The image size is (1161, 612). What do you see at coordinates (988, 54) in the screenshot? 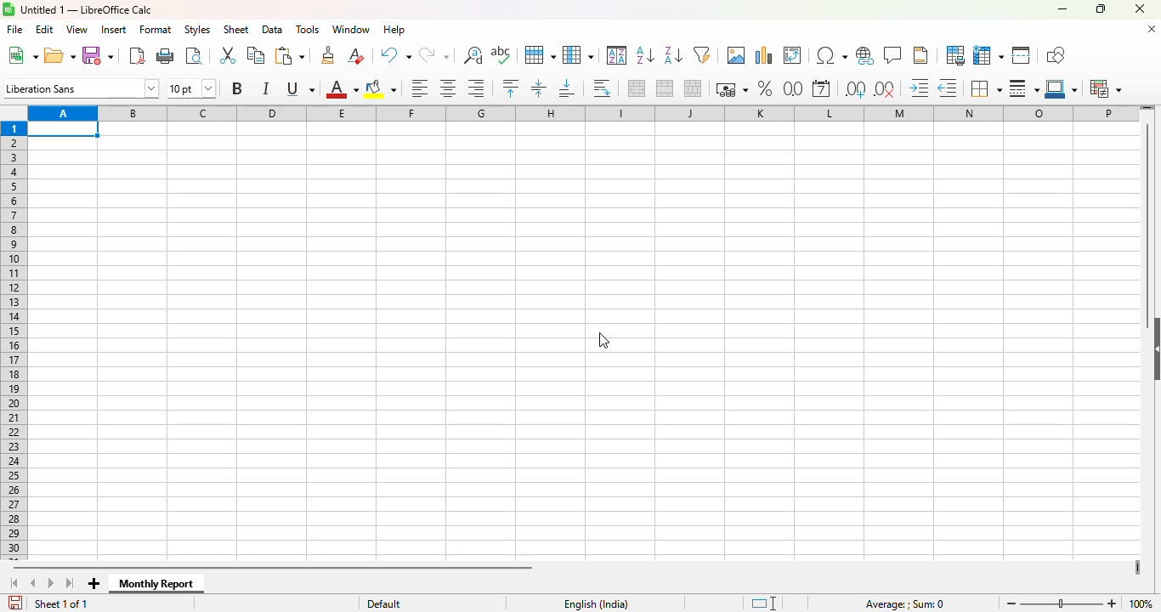
I see `freeze rows and columns` at bounding box center [988, 54].